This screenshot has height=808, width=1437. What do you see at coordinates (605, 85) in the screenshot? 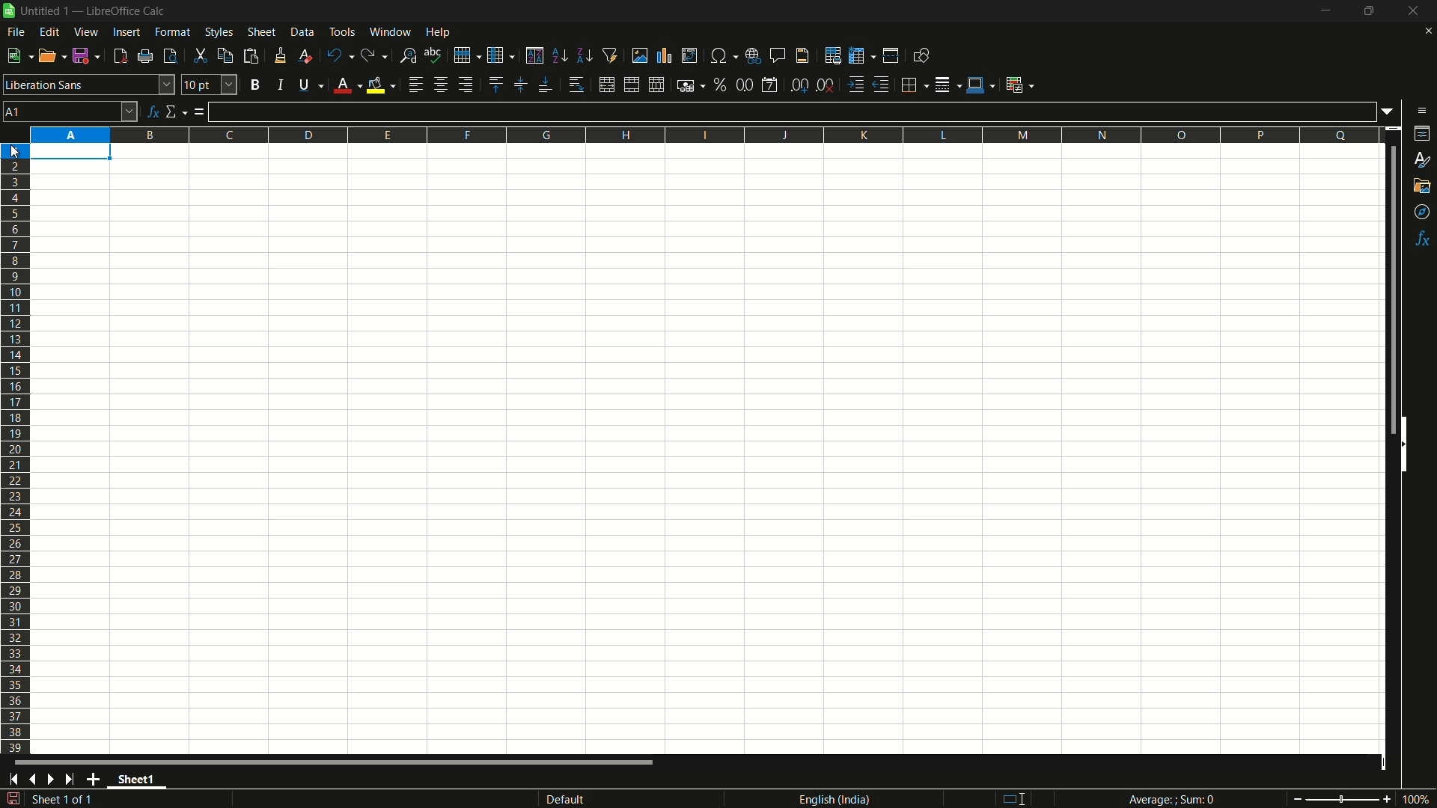
I see `merge and center or unmerge depending on the current toggle state` at bounding box center [605, 85].